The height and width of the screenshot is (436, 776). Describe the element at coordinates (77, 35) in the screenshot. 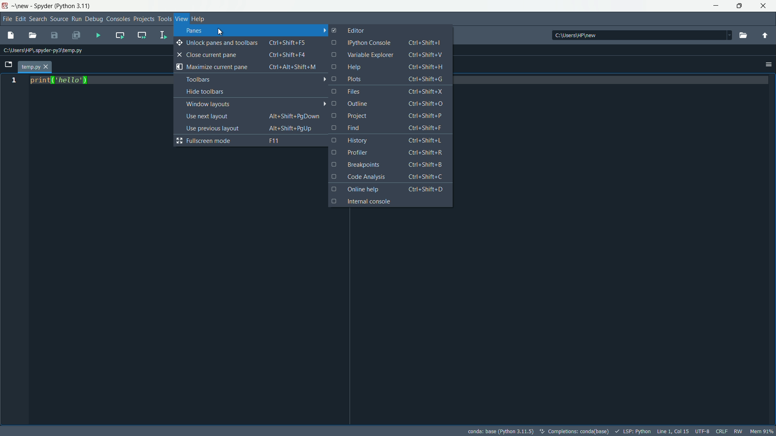

I see `save all files` at that location.